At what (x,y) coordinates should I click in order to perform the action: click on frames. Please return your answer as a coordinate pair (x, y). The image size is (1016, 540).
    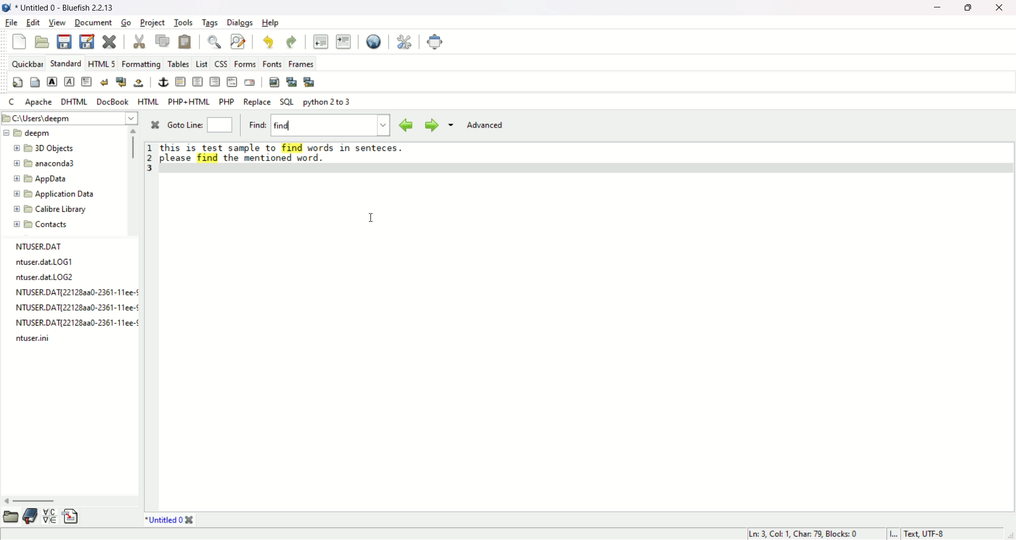
    Looking at the image, I should click on (301, 63).